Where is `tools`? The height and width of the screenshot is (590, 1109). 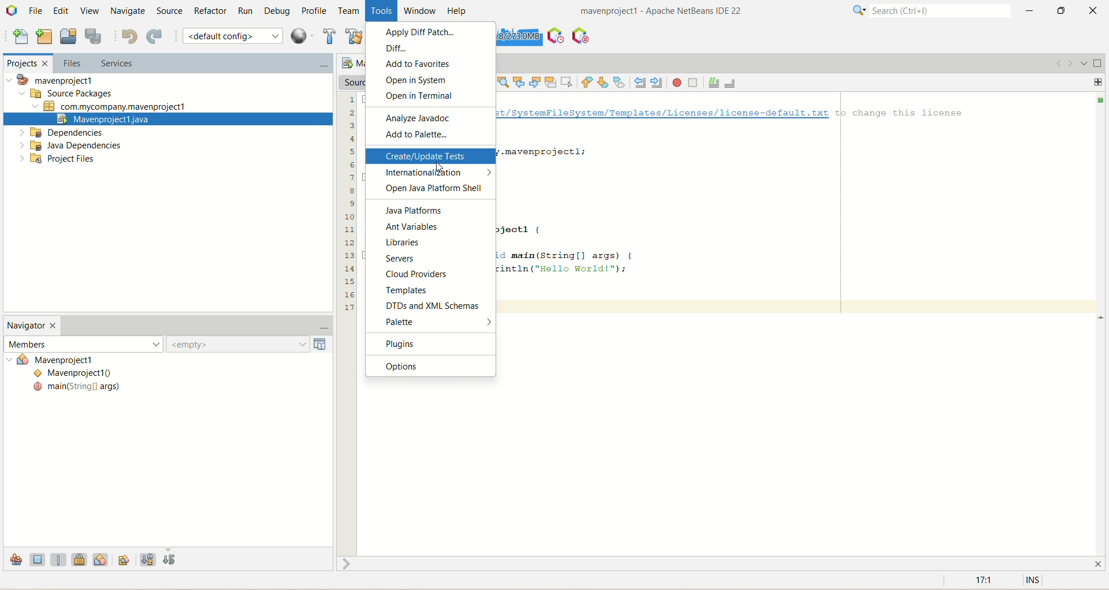 tools is located at coordinates (382, 12).